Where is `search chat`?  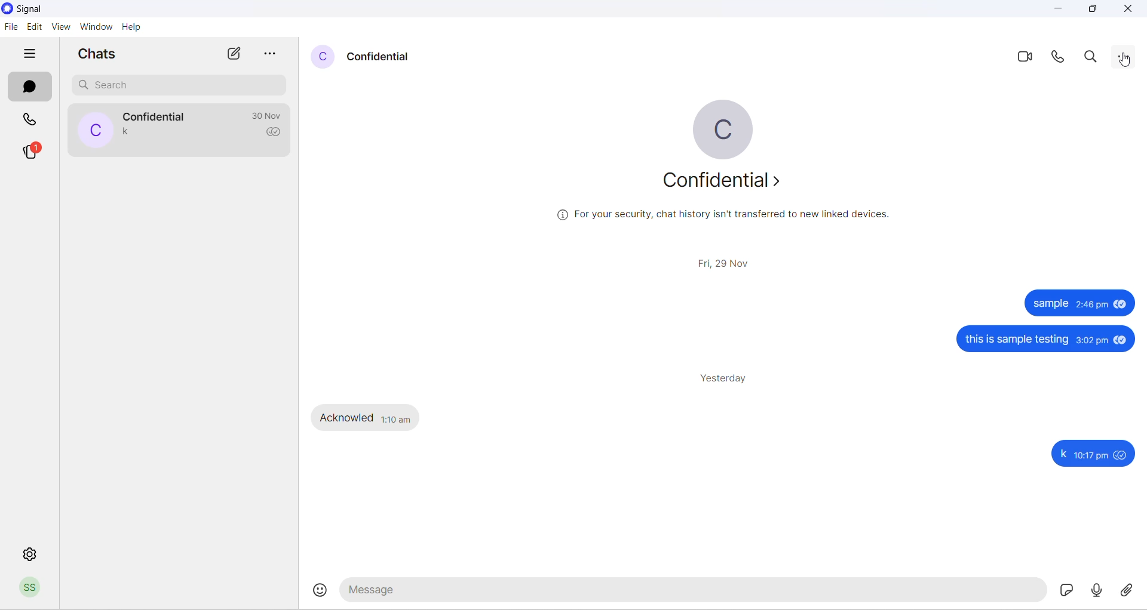 search chat is located at coordinates (173, 87).